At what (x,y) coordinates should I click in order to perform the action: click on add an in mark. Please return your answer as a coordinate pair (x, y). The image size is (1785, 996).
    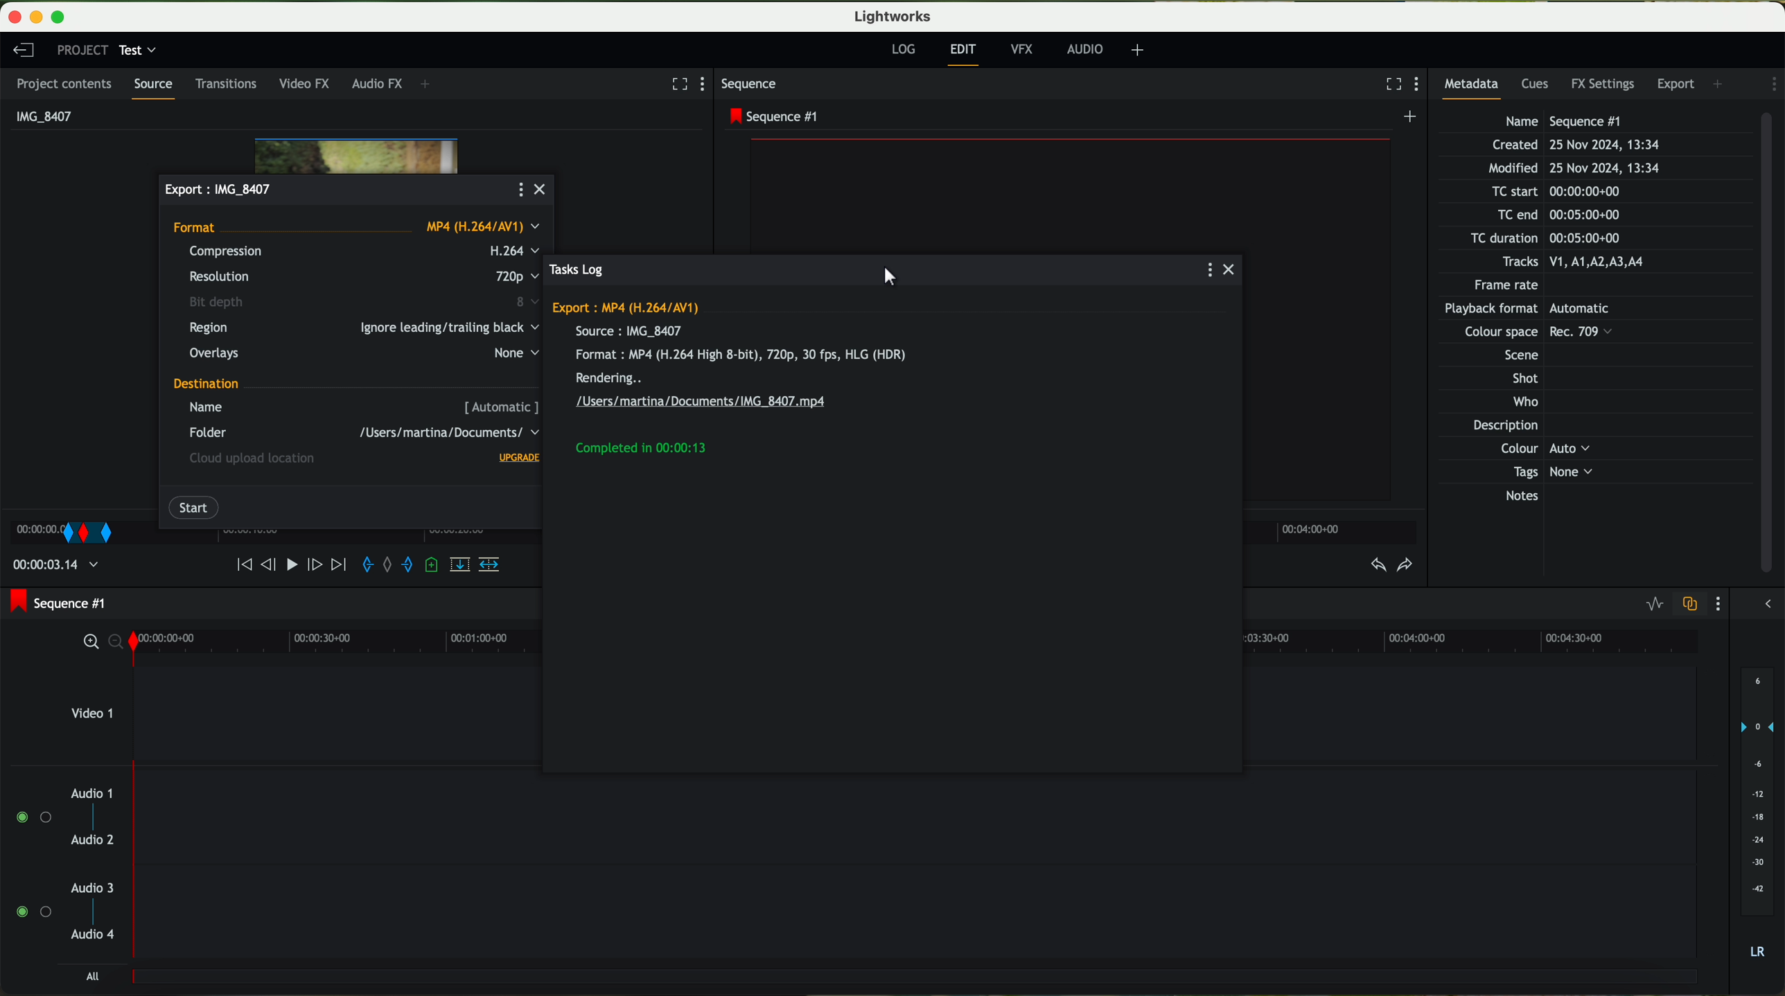
    Looking at the image, I should click on (1075, 565).